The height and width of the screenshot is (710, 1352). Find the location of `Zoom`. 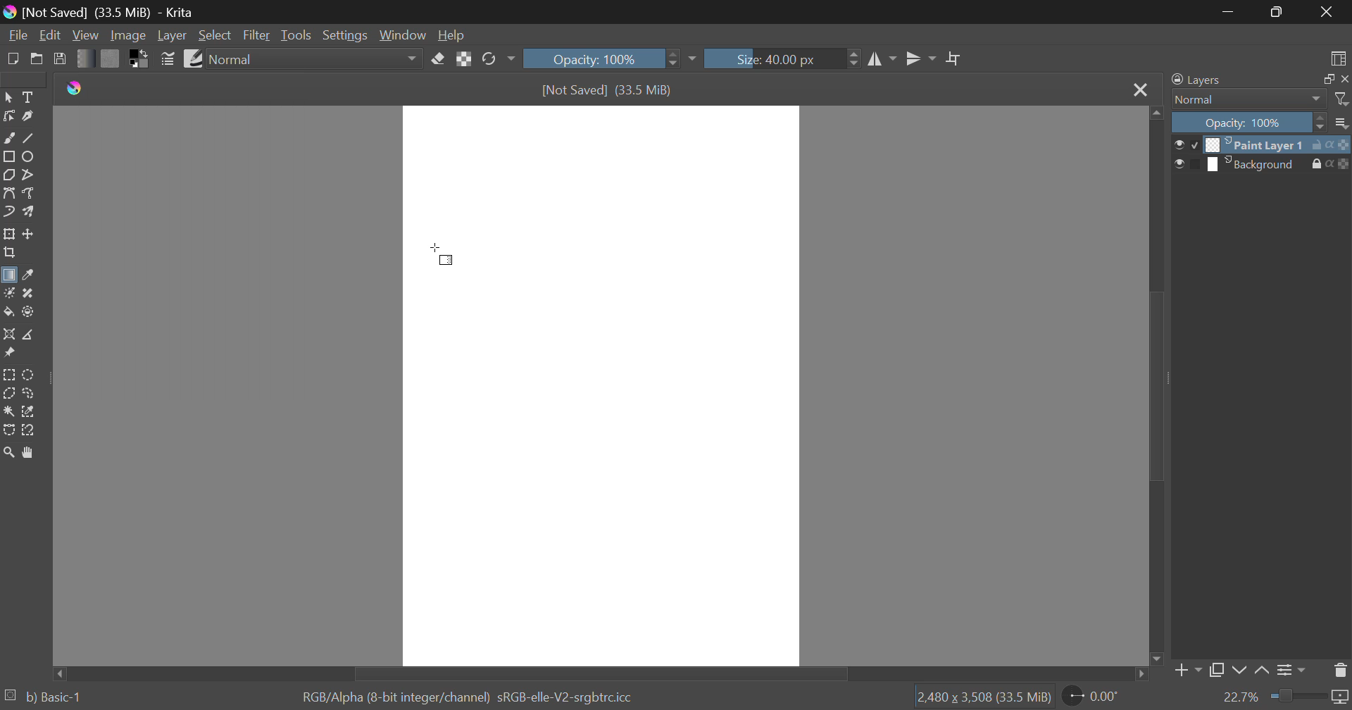

Zoom is located at coordinates (8, 452).